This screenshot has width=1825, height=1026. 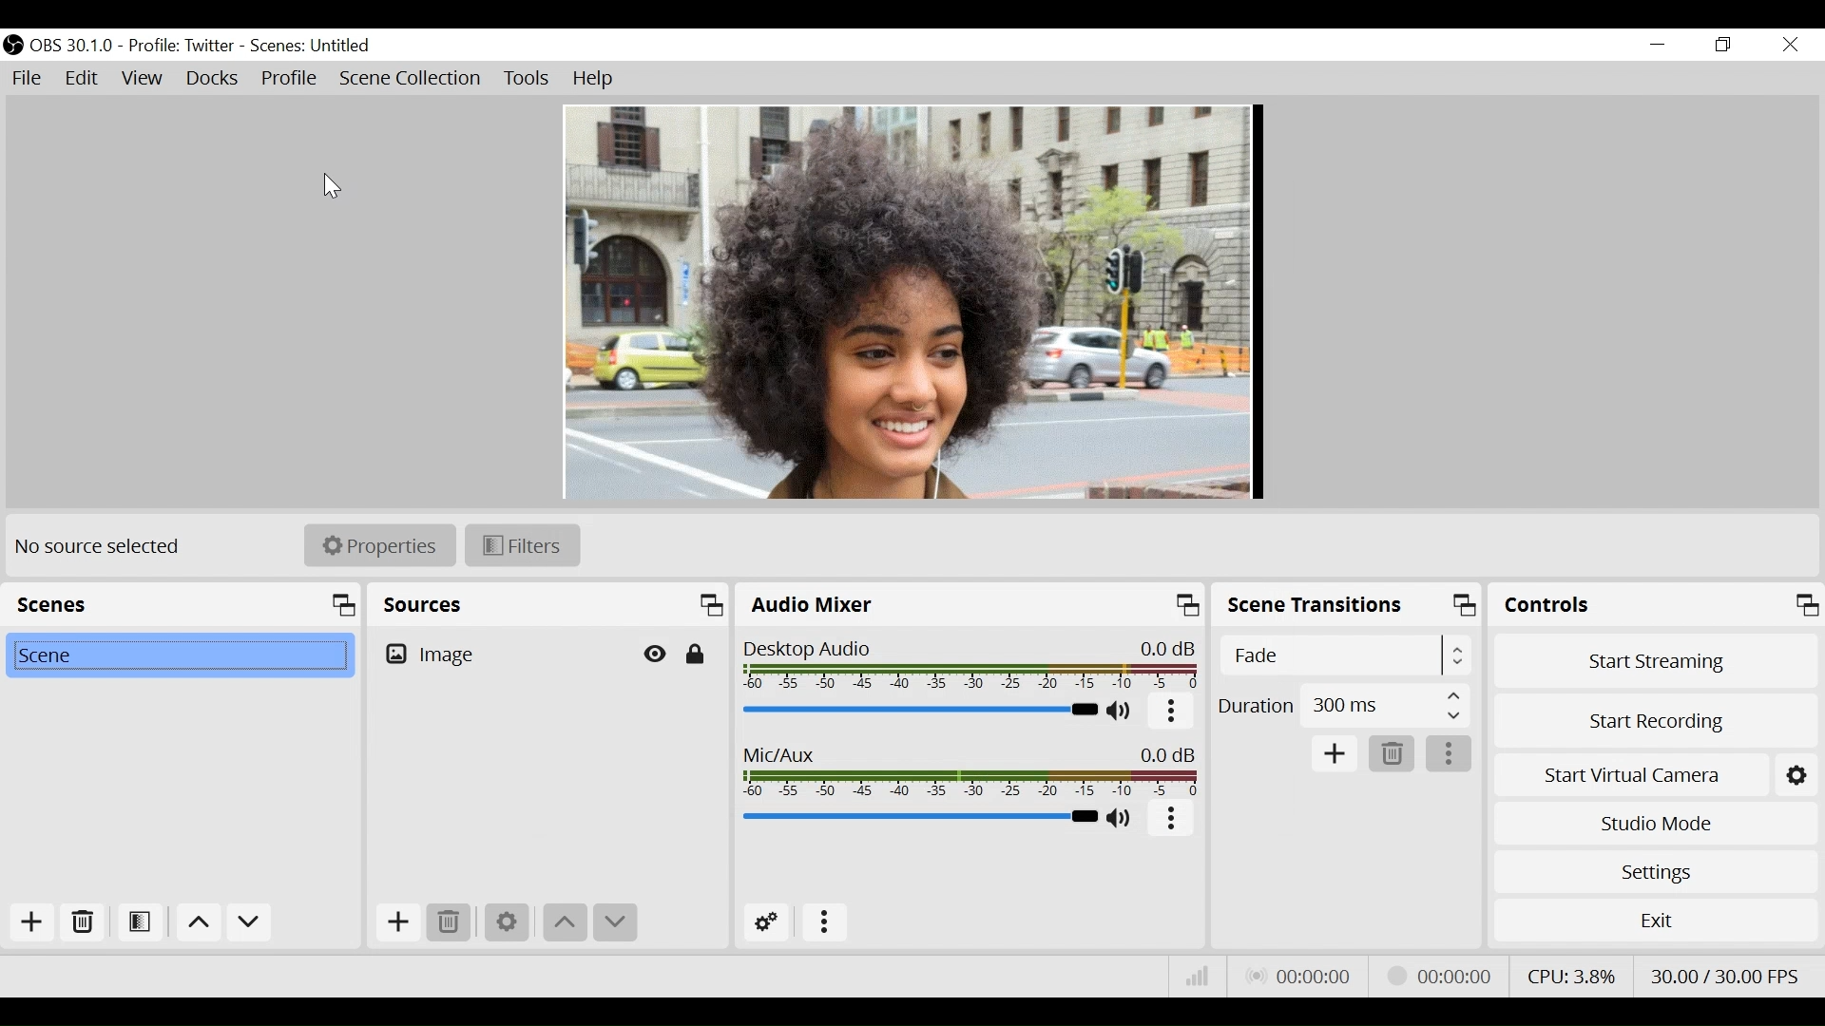 What do you see at coordinates (1336, 755) in the screenshot?
I see `Add` at bounding box center [1336, 755].